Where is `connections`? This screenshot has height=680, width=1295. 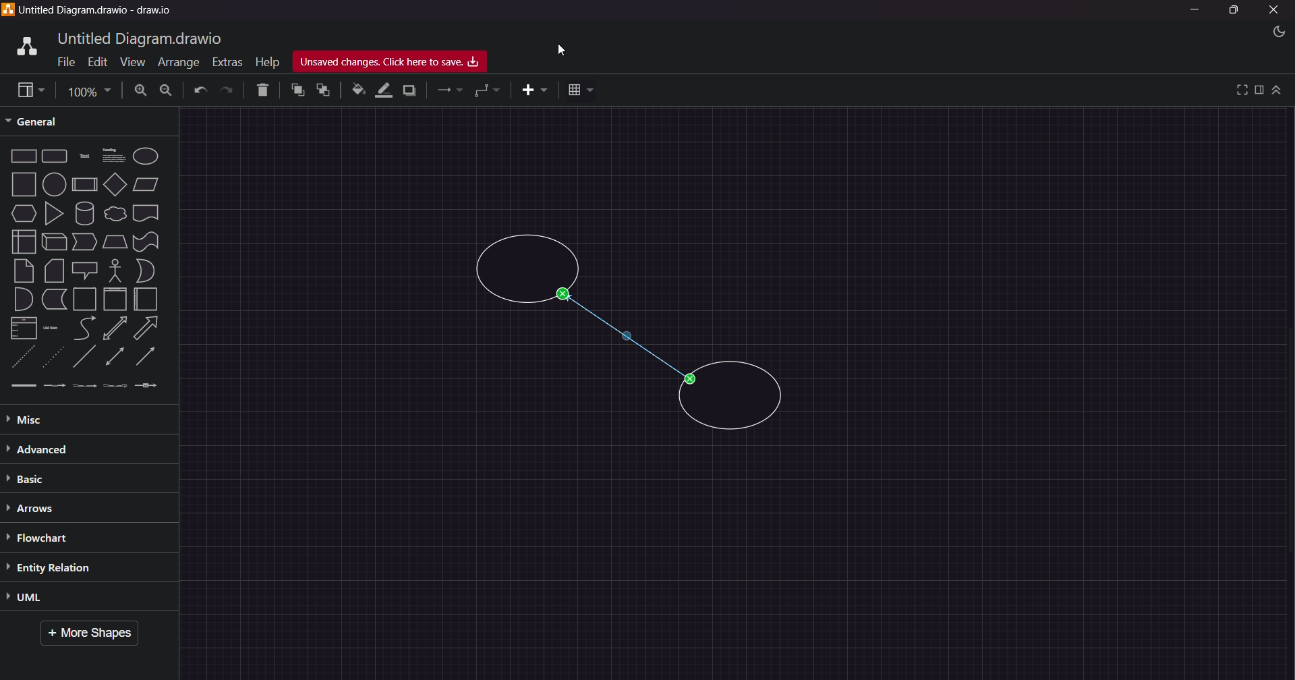 connections is located at coordinates (449, 91).